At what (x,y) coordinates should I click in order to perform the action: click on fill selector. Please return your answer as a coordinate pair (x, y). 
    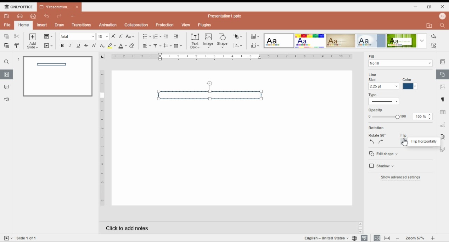
    Looking at the image, I should click on (401, 63).